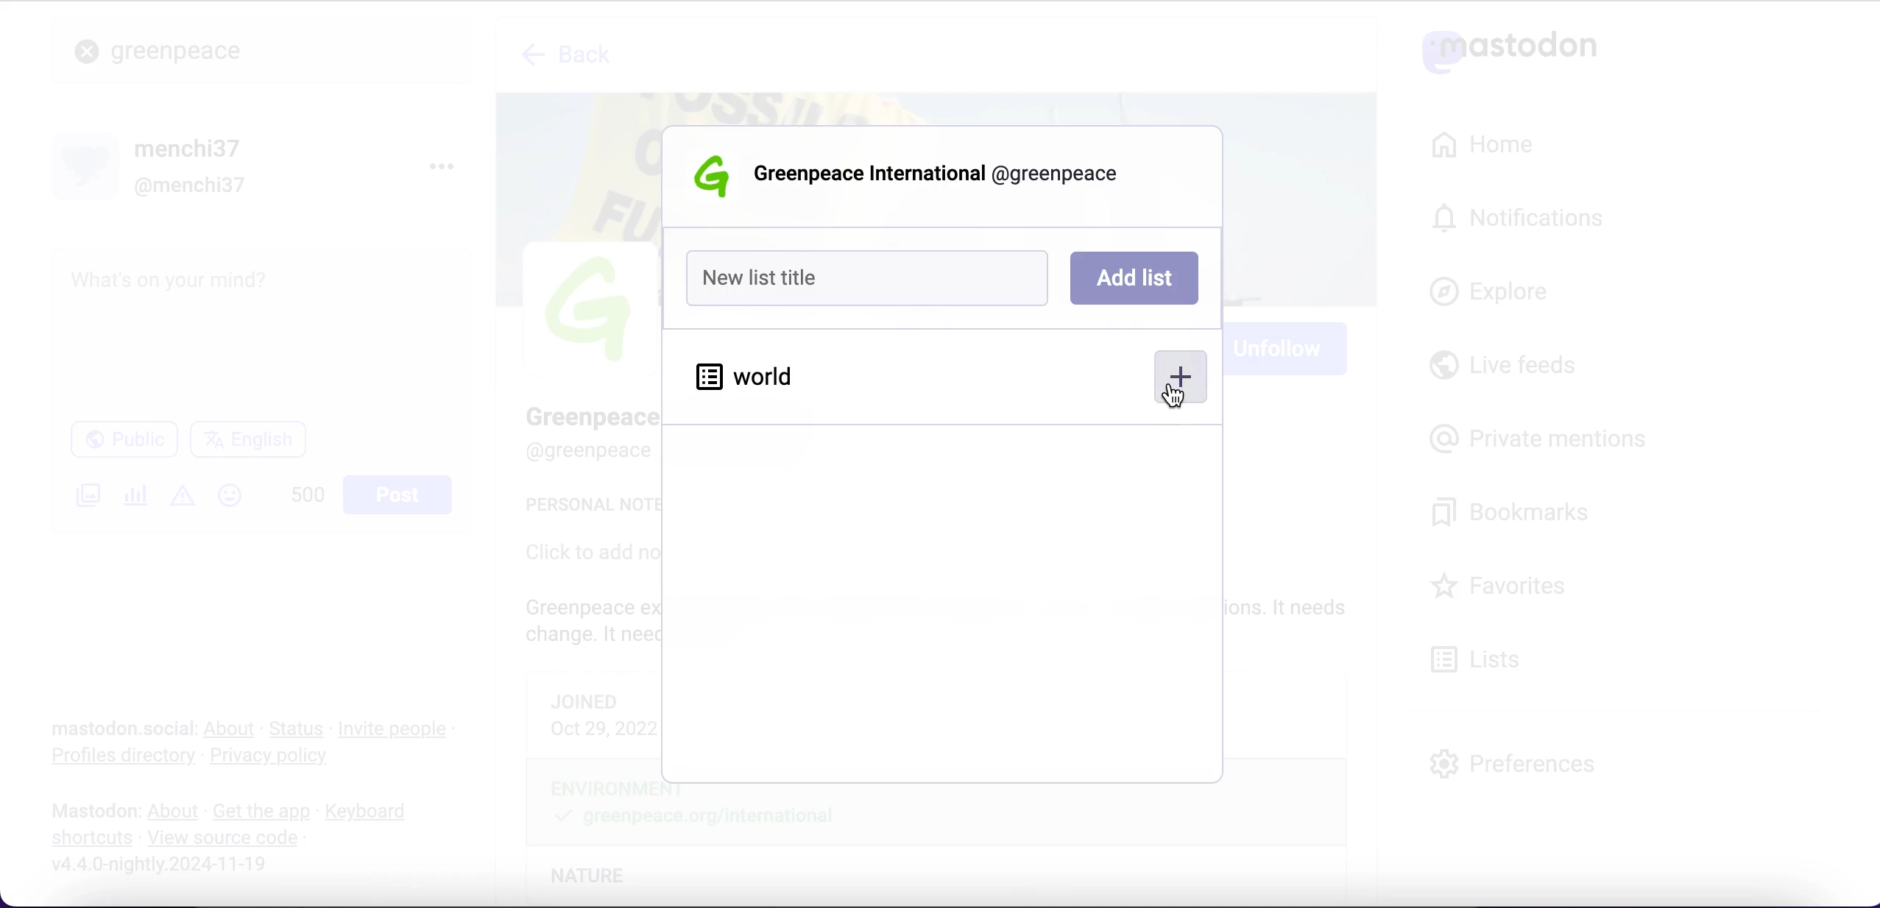 This screenshot has height=908, width=1880. What do you see at coordinates (185, 497) in the screenshot?
I see `add content warning` at bounding box center [185, 497].